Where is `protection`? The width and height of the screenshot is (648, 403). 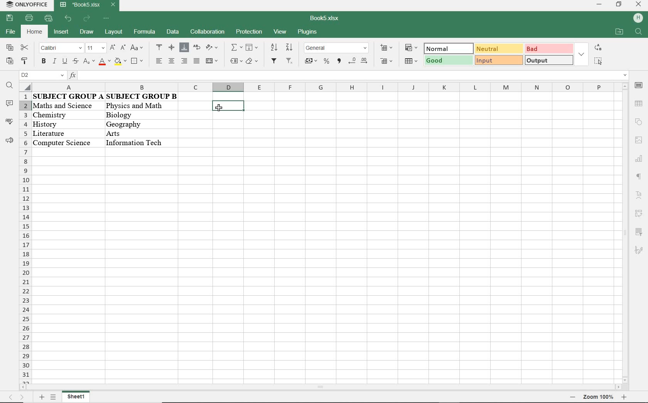 protection is located at coordinates (249, 32).